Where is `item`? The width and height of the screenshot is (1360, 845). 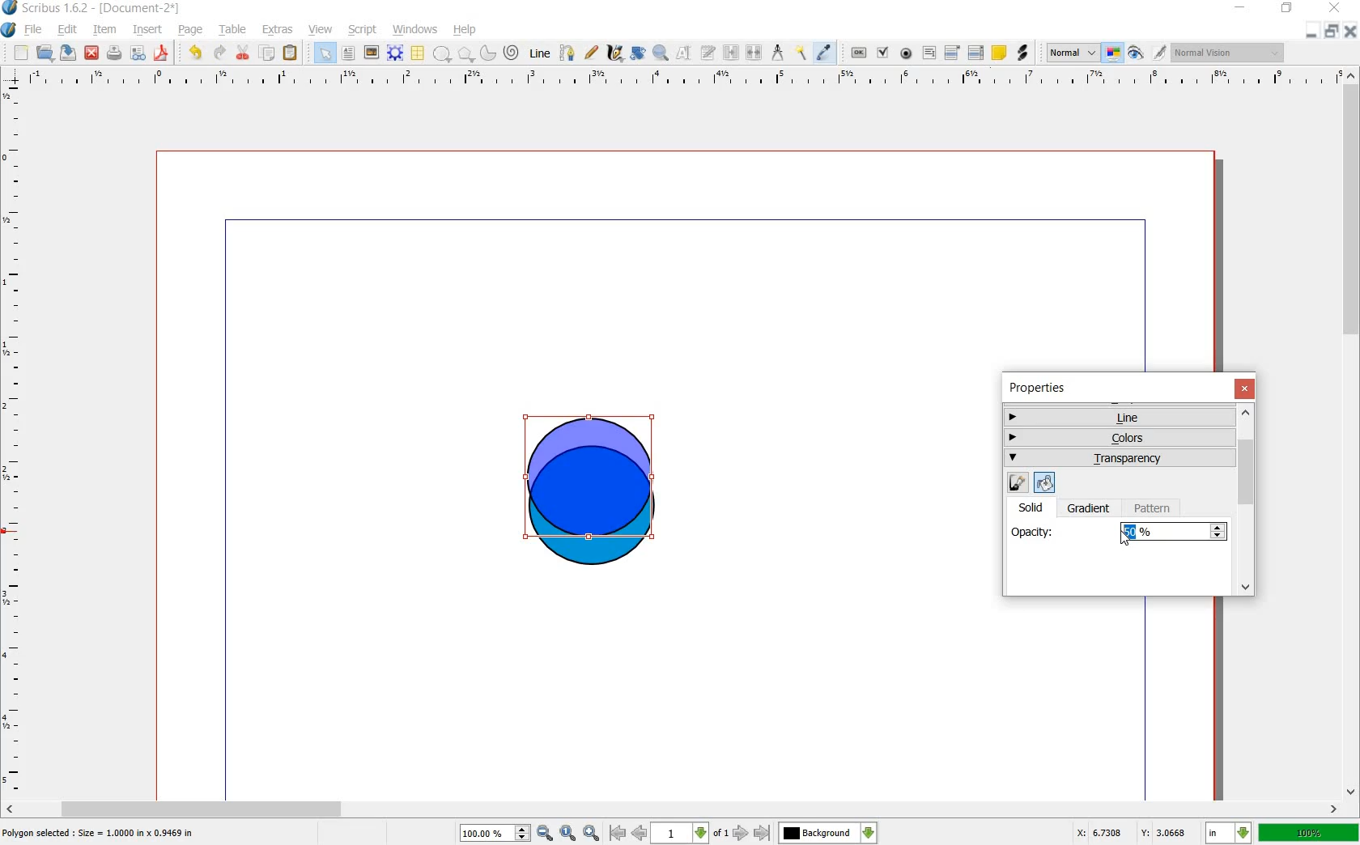
item is located at coordinates (105, 30).